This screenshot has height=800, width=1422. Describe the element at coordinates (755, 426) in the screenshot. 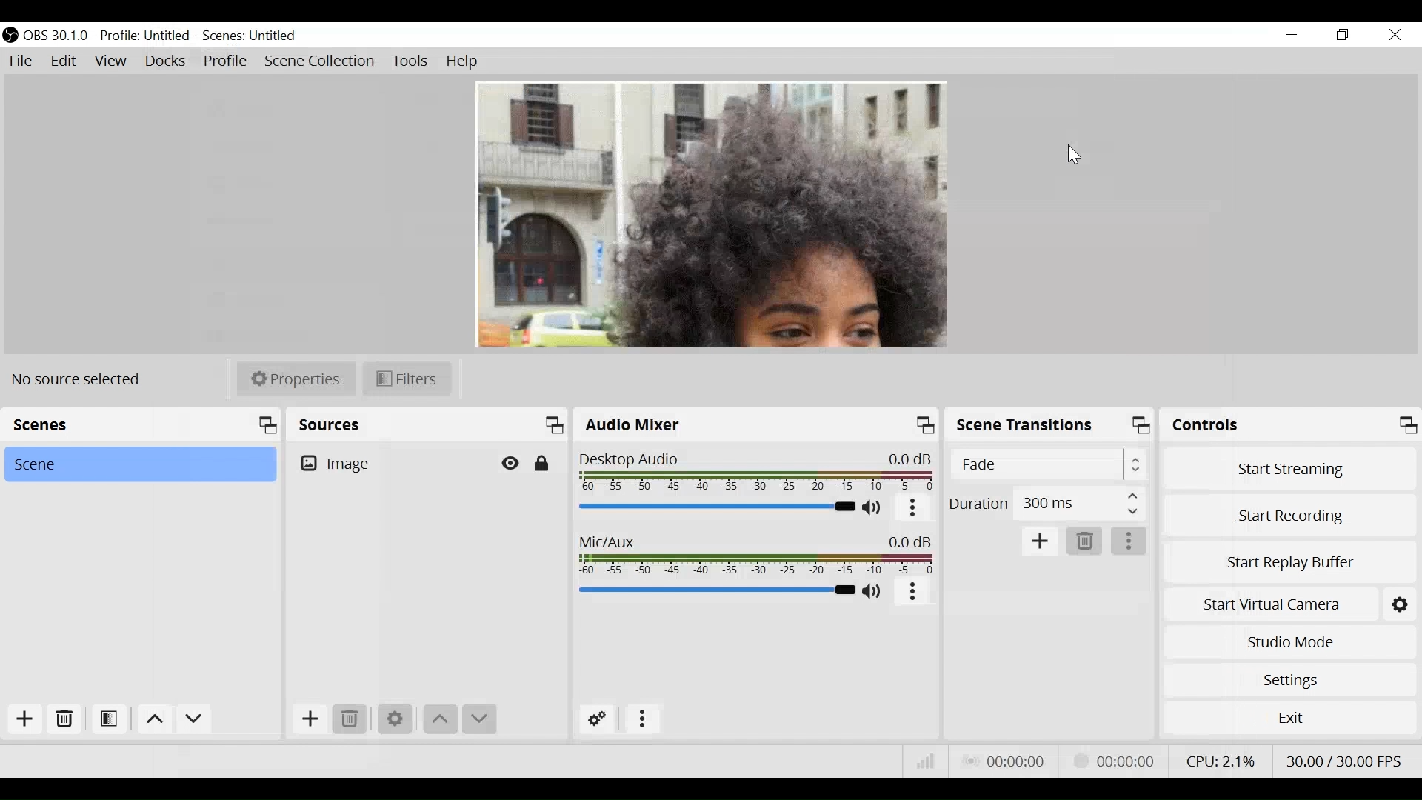

I see `Audio Mixer` at that location.